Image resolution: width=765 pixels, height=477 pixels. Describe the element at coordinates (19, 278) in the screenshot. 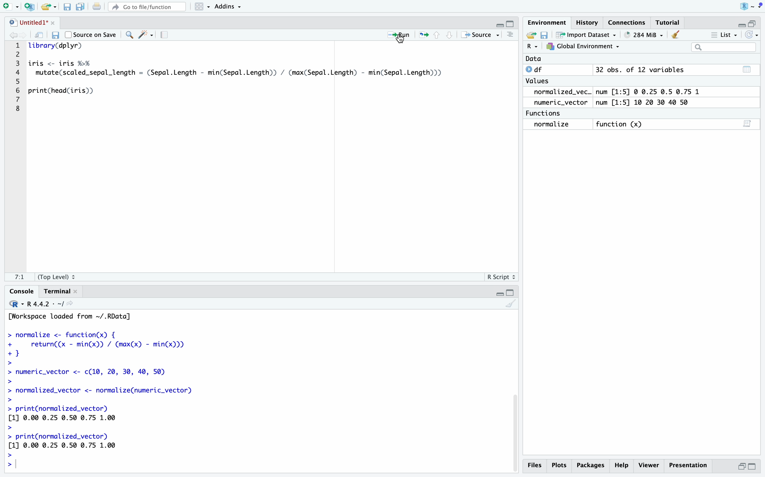

I see `1:1` at that location.